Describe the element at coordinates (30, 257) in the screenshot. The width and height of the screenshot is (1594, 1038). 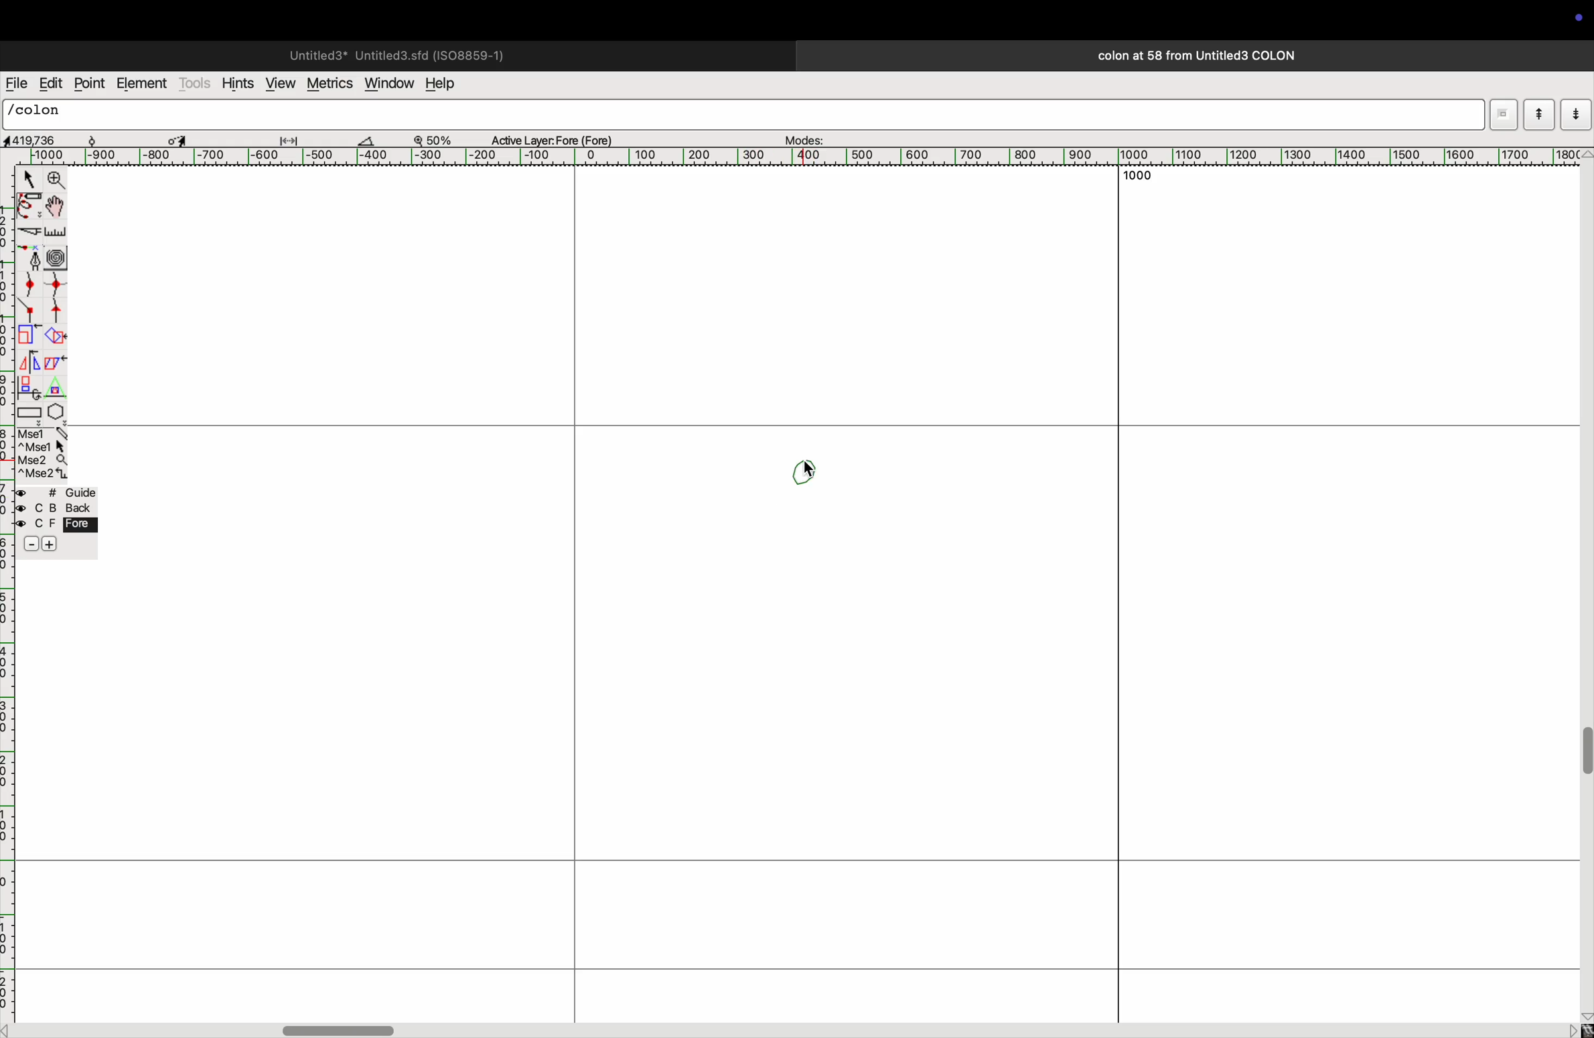
I see `fountain pen` at that location.